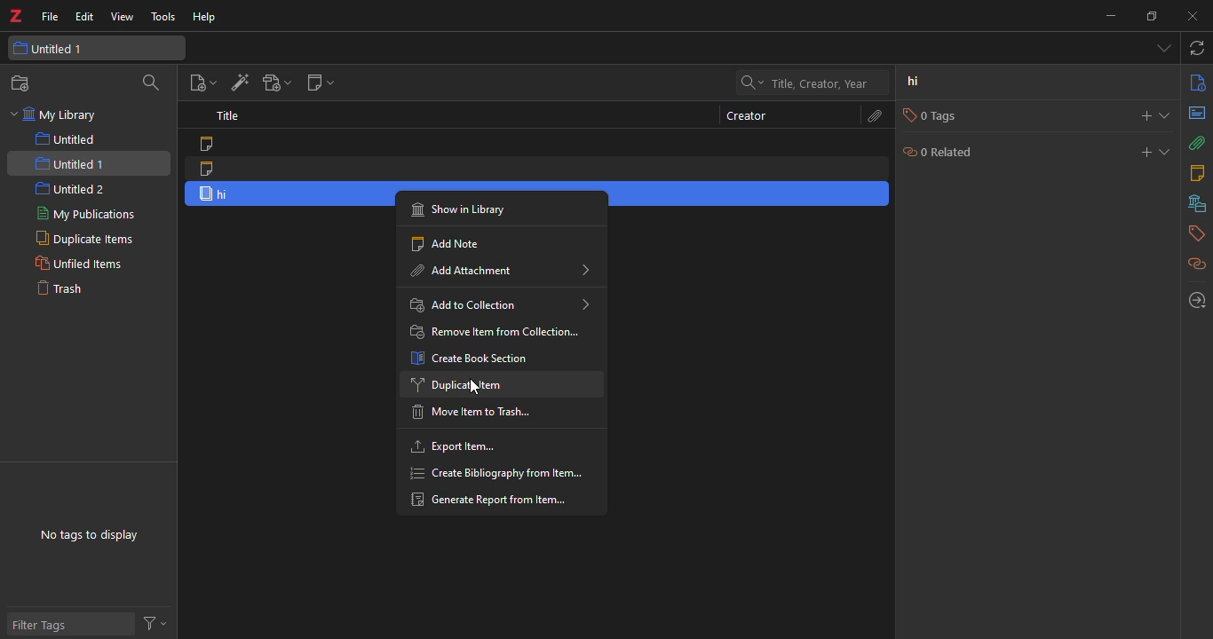  What do you see at coordinates (1194, 14) in the screenshot?
I see `close` at bounding box center [1194, 14].